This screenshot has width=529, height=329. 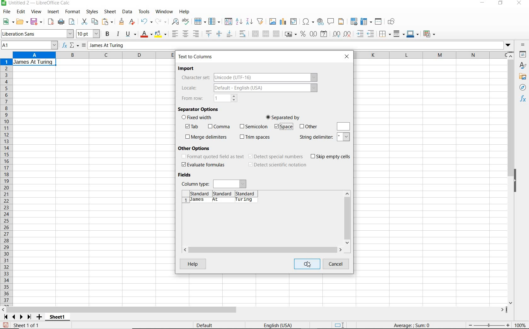 I want to click on insert chart, so click(x=283, y=22).